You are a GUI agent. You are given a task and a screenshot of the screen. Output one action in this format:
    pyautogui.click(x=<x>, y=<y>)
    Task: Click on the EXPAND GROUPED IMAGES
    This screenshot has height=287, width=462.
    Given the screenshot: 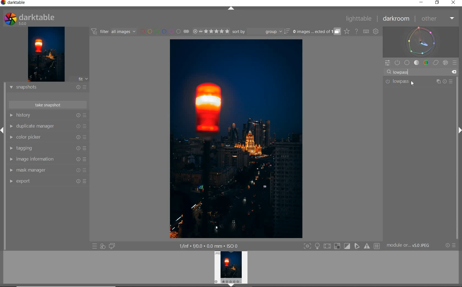 What is the action you would take?
    pyautogui.click(x=316, y=32)
    